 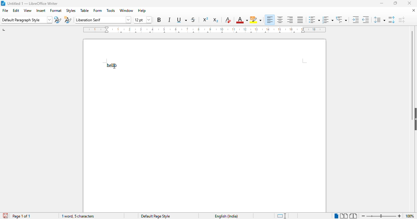 I want to click on subscript, so click(x=215, y=20).